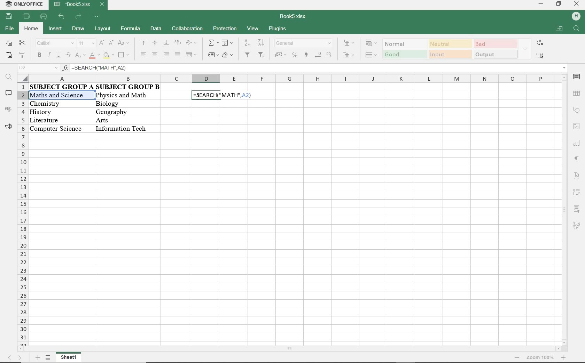  I want to click on output, so click(496, 54).